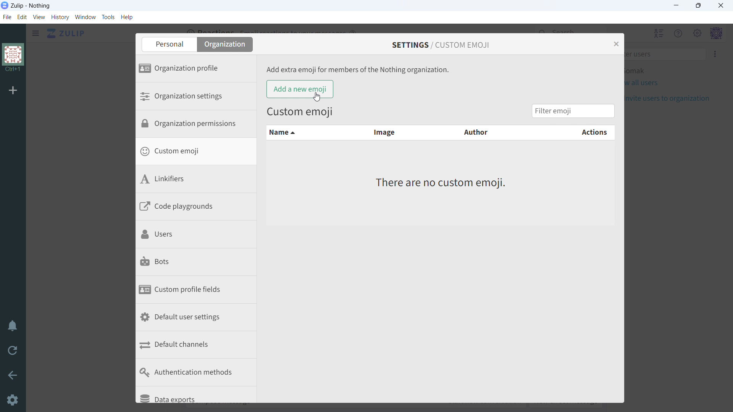  Describe the element at coordinates (12, 327) in the screenshot. I see `enable do not disturb` at that location.